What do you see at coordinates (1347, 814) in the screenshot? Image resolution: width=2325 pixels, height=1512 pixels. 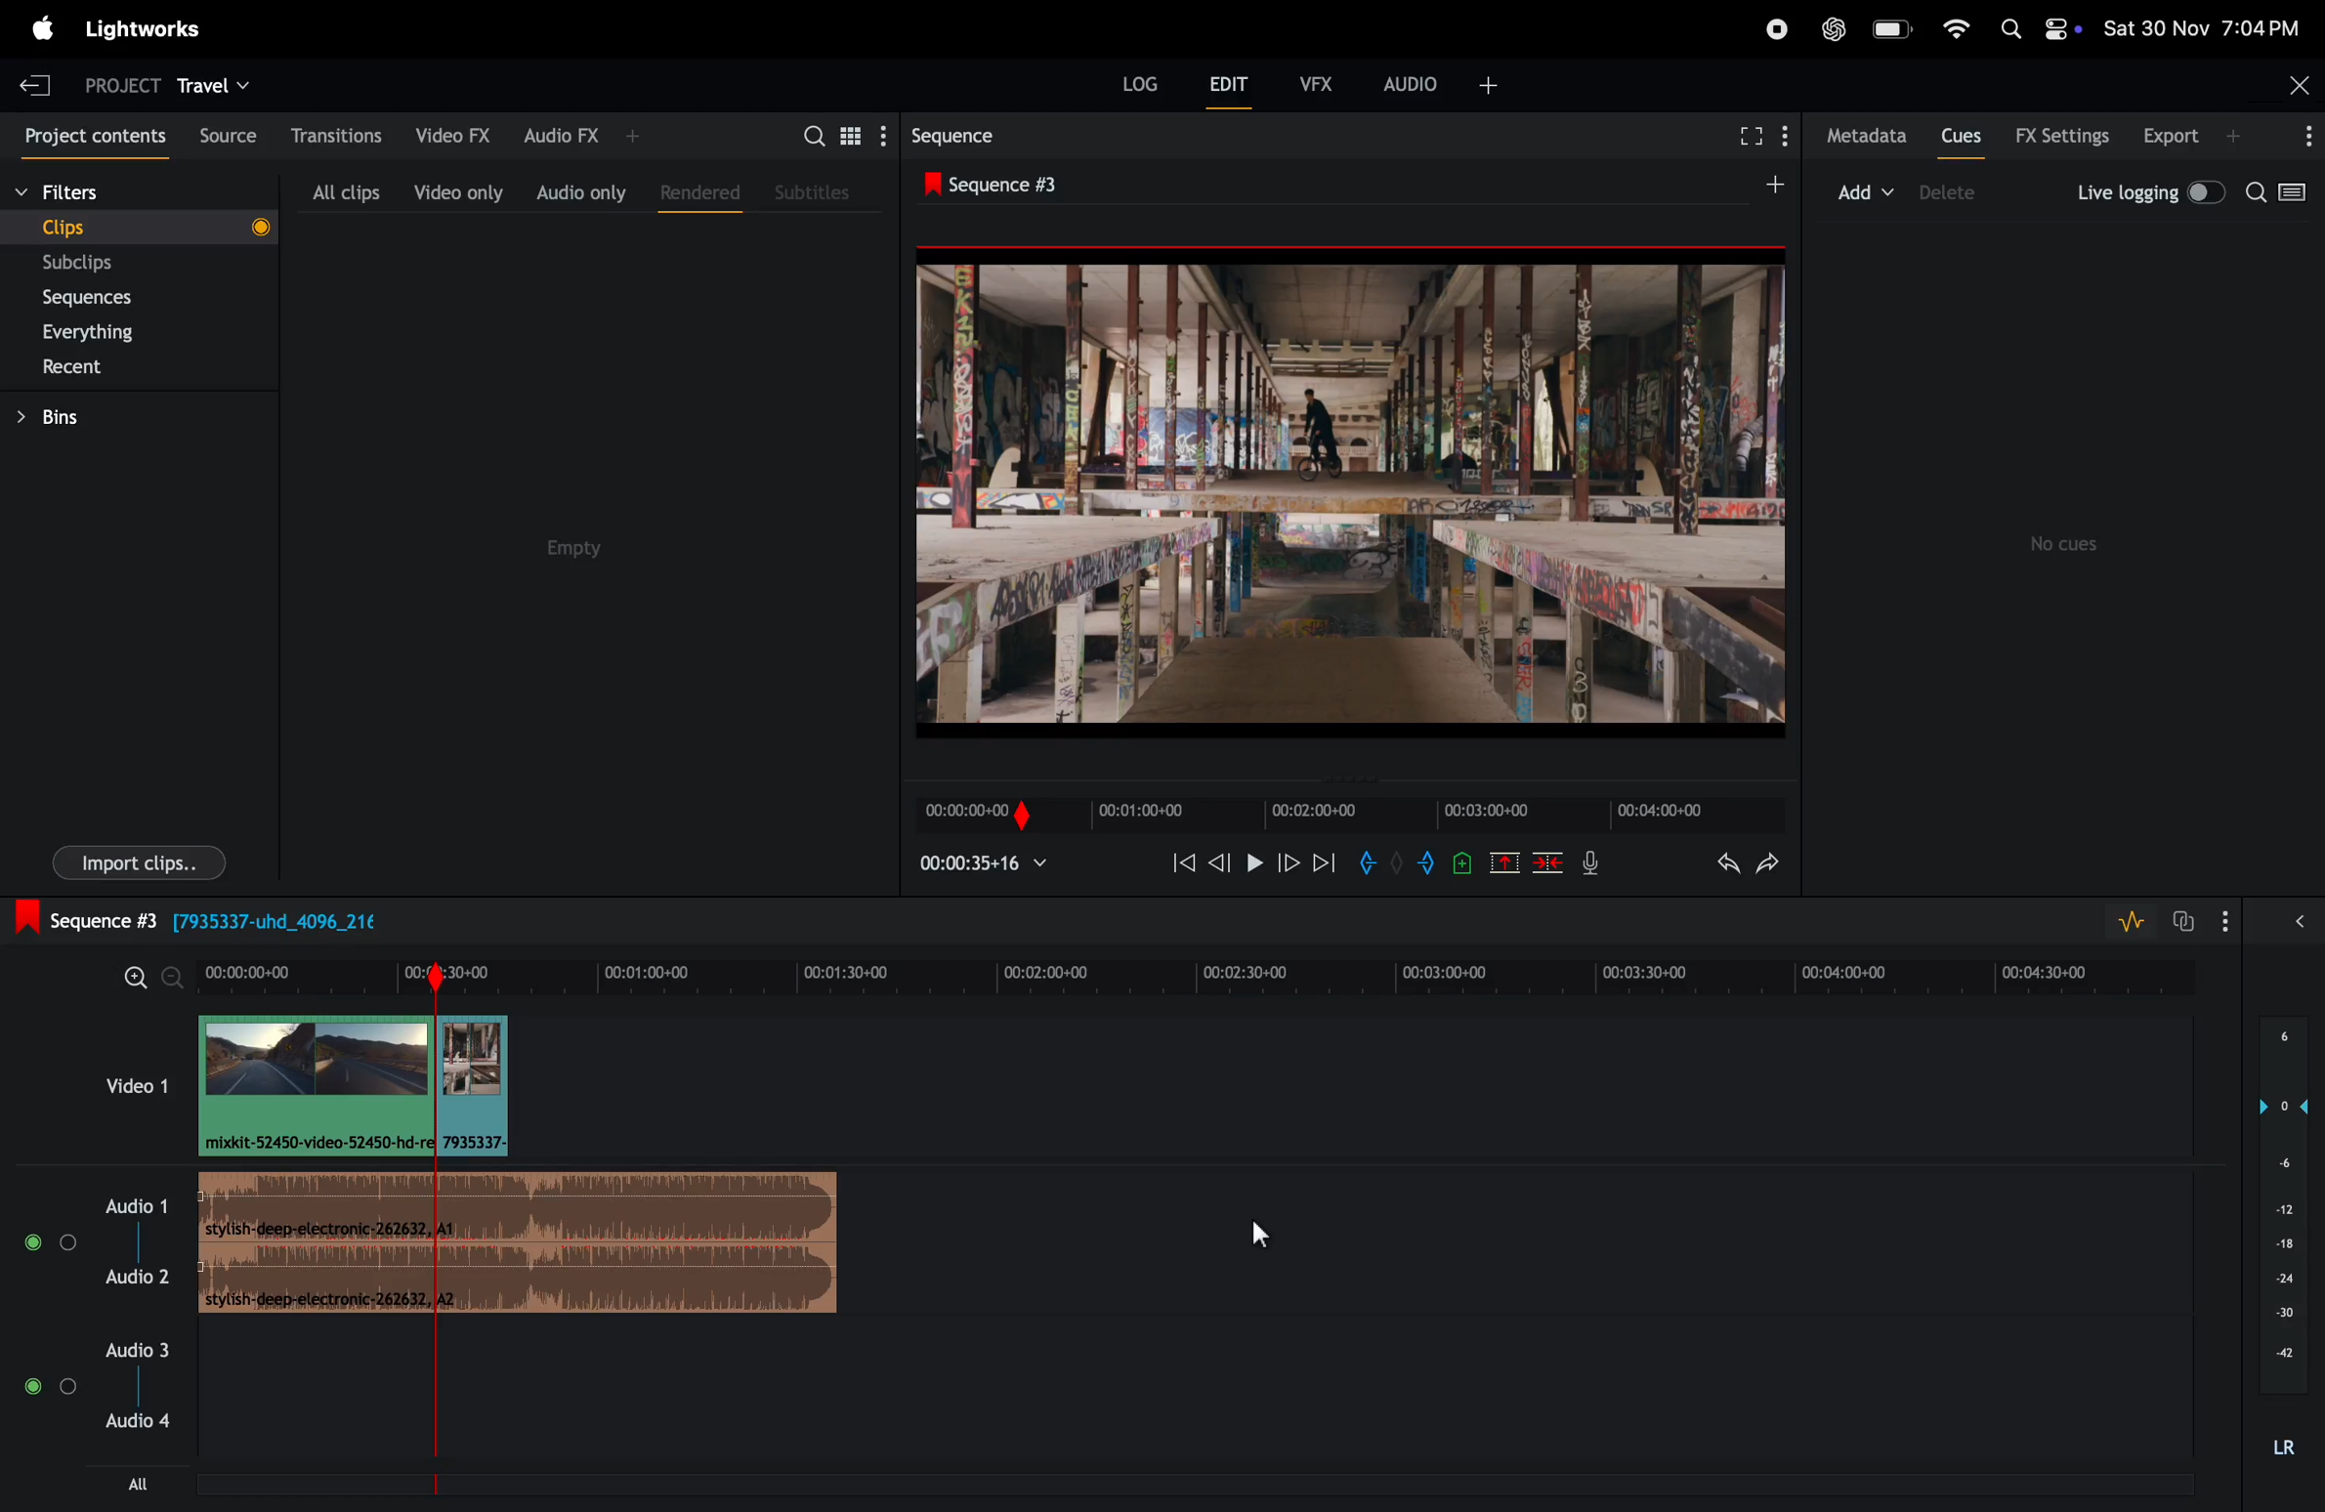 I see `time frame` at bounding box center [1347, 814].